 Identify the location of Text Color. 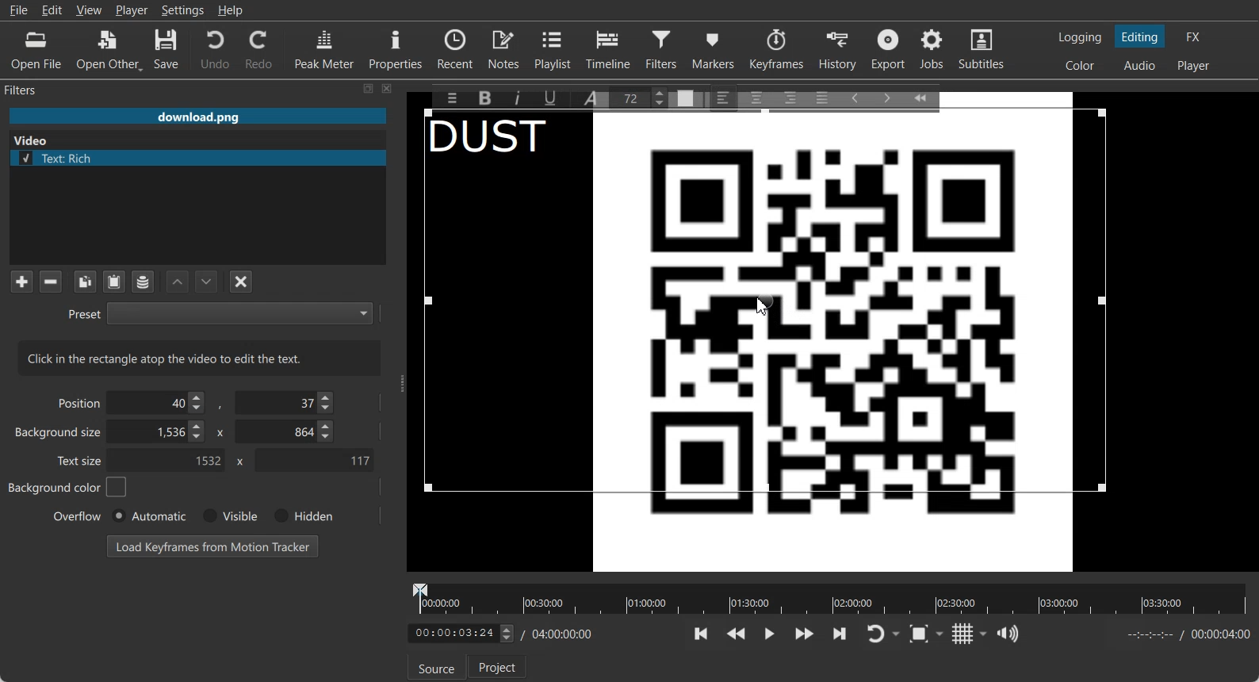
(686, 97).